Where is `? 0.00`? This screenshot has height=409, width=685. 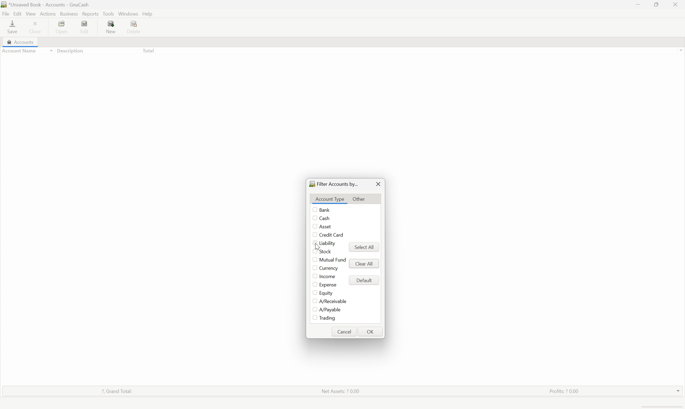 ? 0.00 is located at coordinates (149, 67).